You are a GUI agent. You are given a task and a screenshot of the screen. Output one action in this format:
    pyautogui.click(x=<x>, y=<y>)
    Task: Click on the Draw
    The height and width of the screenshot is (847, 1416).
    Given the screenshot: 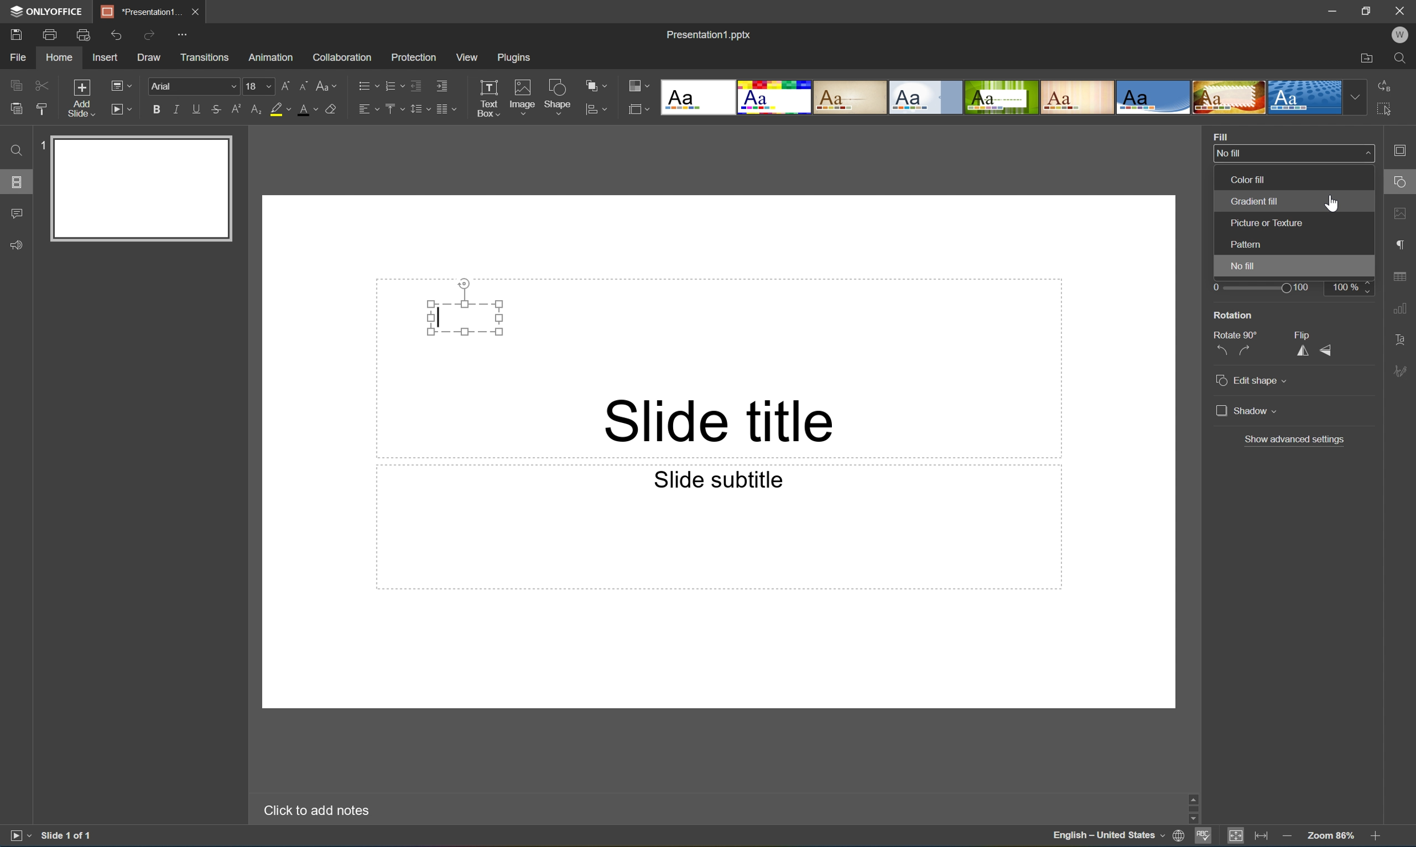 What is the action you would take?
    pyautogui.click(x=151, y=58)
    